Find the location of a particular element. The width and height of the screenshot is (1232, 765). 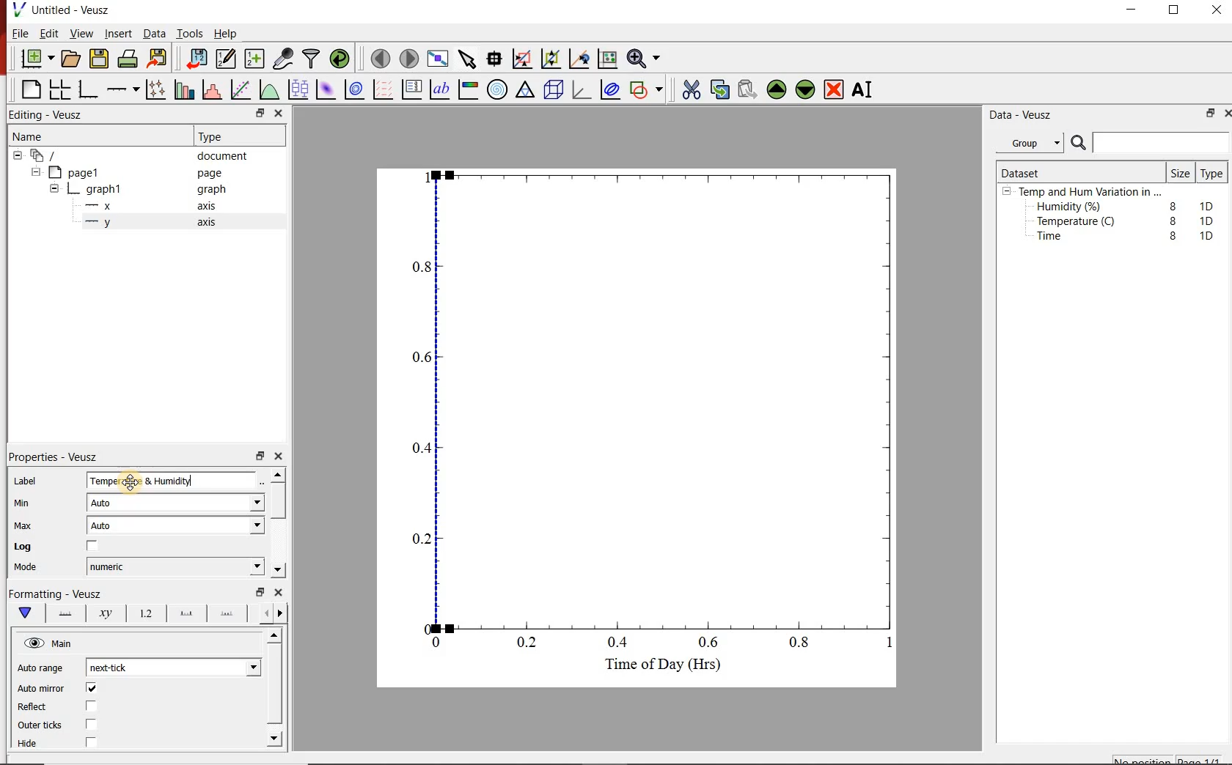

go back is located at coordinates (261, 612).